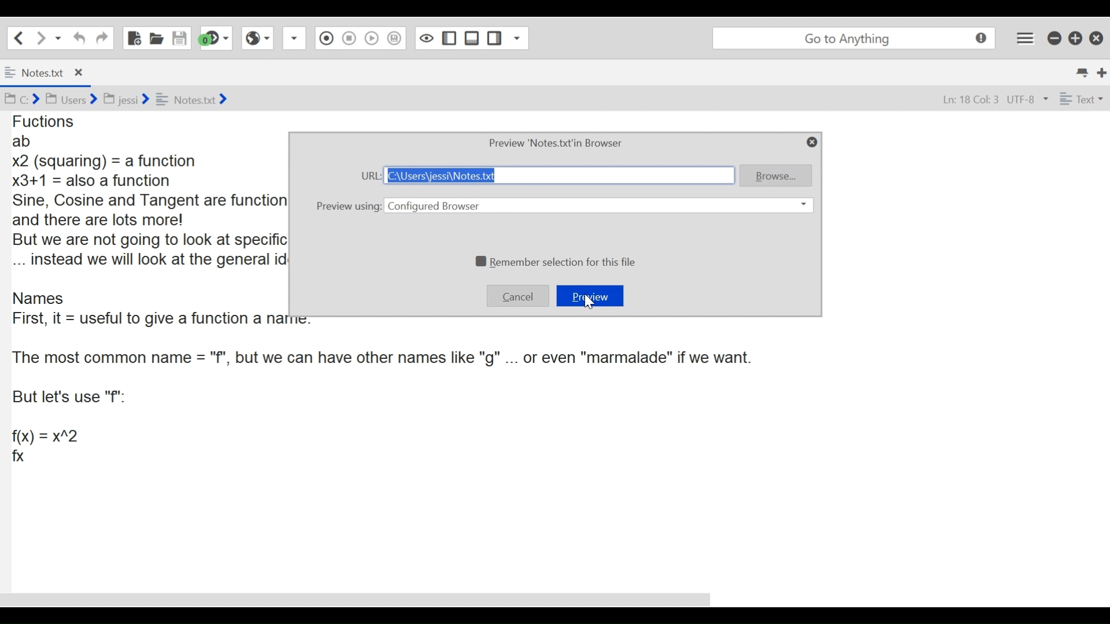  Describe the element at coordinates (493, 39) in the screenshot. I see `Show/hide Right Pane` at that location.